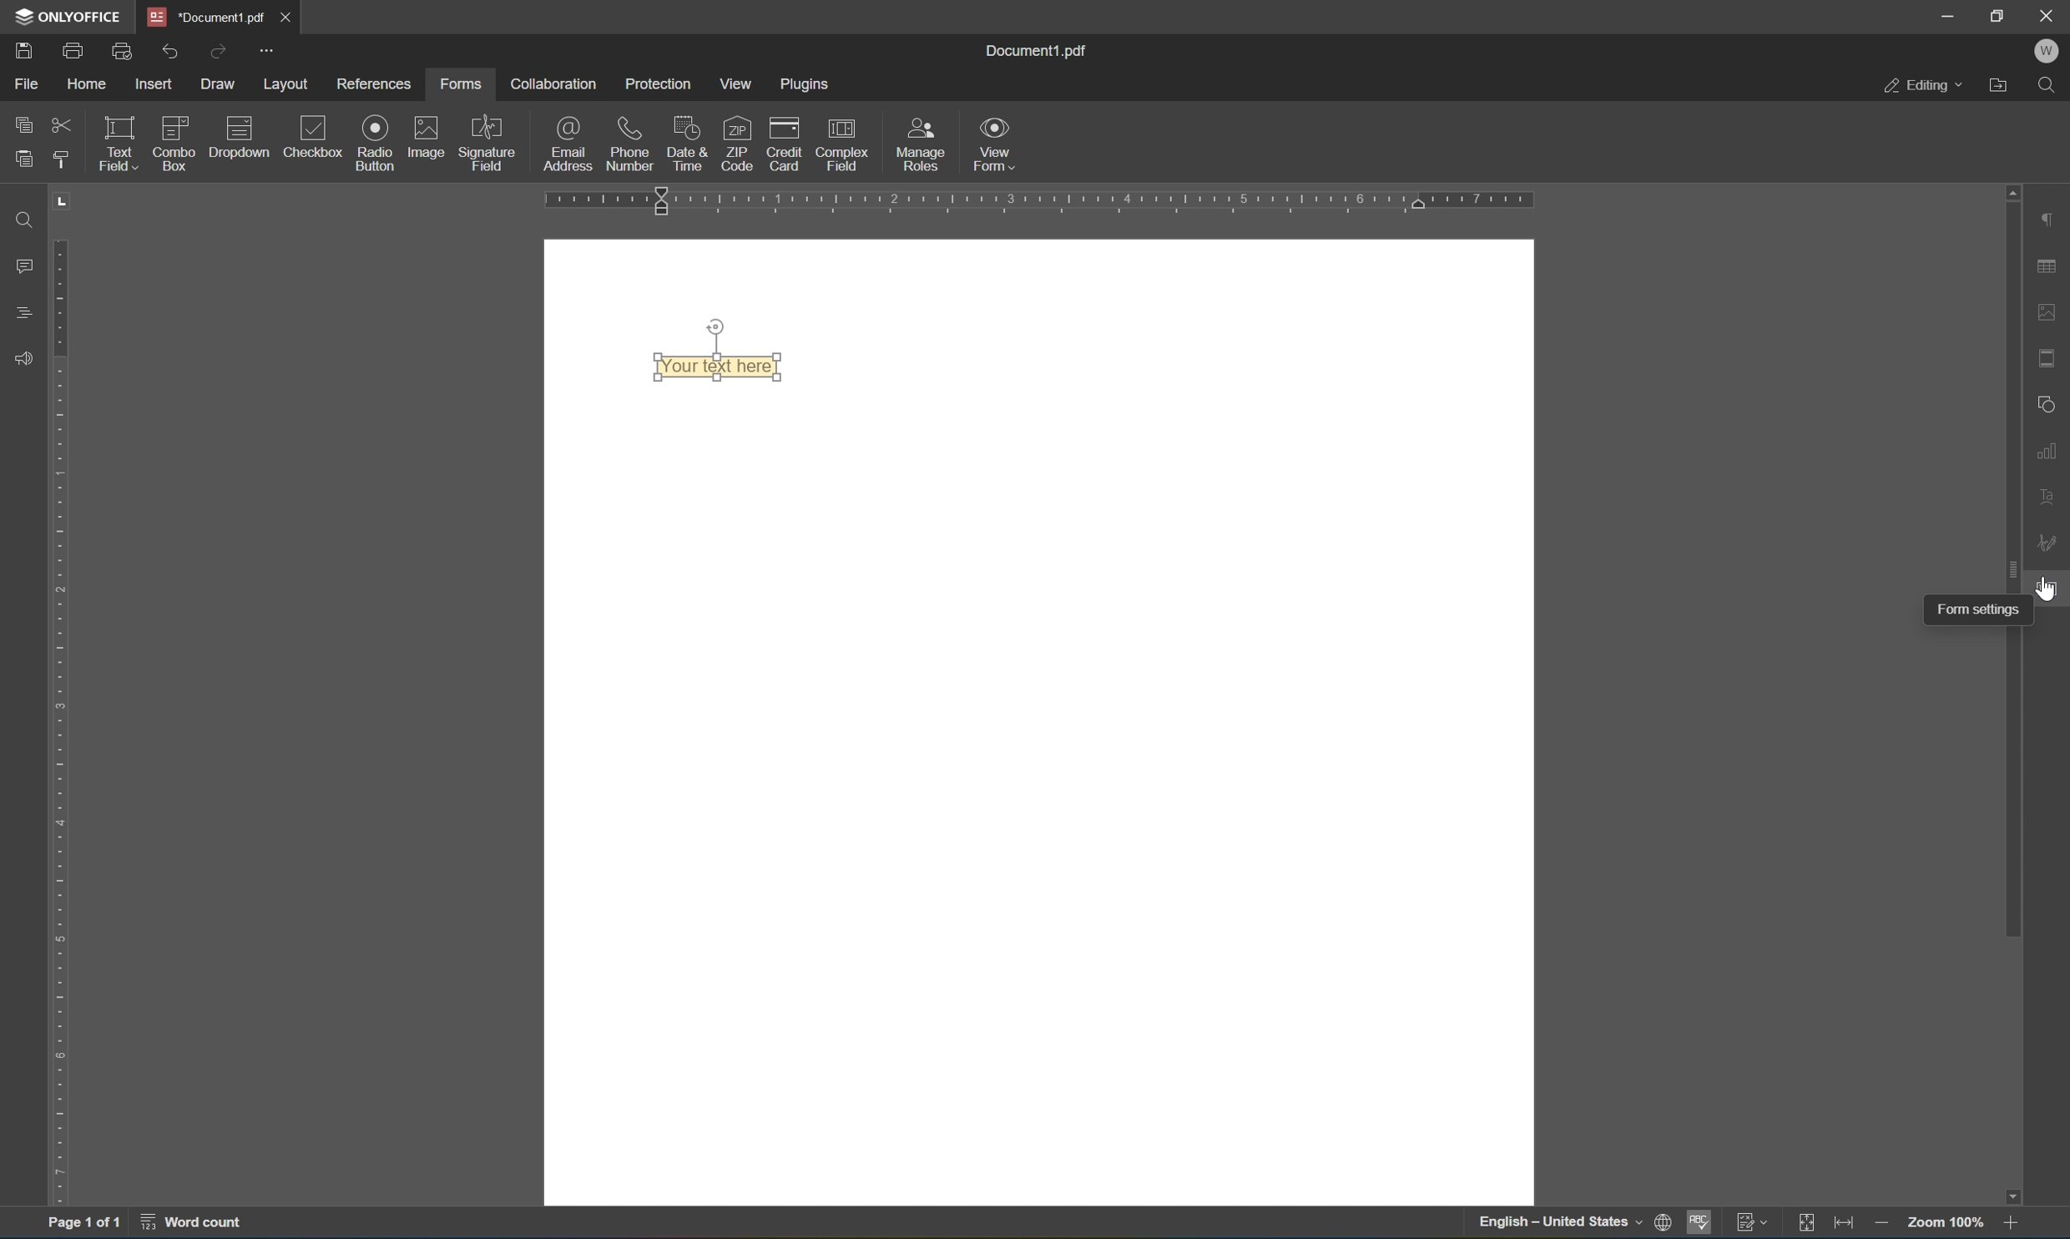  I want to click on open file location, so click(2003, 83).